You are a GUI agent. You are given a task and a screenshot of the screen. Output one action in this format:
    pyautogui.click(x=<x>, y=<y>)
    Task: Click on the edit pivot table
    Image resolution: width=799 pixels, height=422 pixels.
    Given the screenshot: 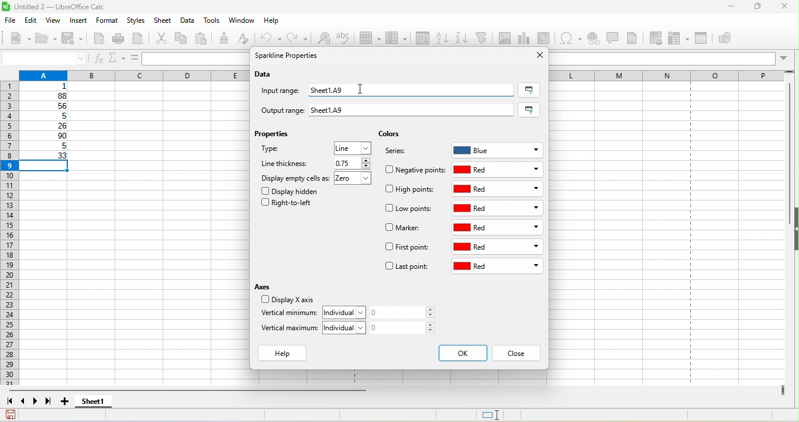 What is the action you would take?
    pyautogui.click(x=546, y=38)
    